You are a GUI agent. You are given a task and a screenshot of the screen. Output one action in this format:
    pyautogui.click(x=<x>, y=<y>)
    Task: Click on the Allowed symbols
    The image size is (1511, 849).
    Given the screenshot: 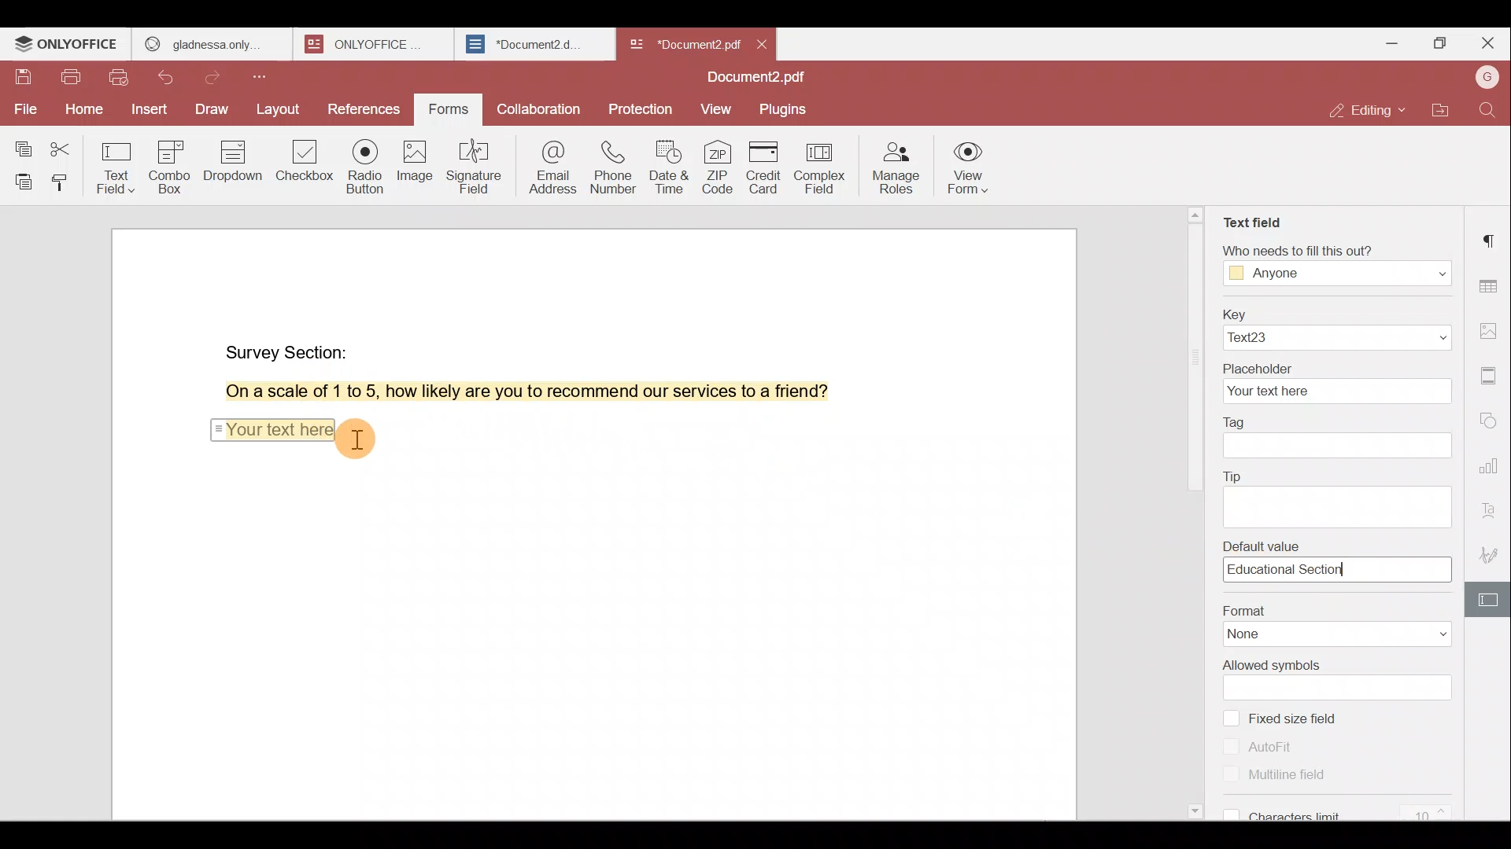 What is the action you would take?
    pyautogui.click(x=1339, y=680)
    